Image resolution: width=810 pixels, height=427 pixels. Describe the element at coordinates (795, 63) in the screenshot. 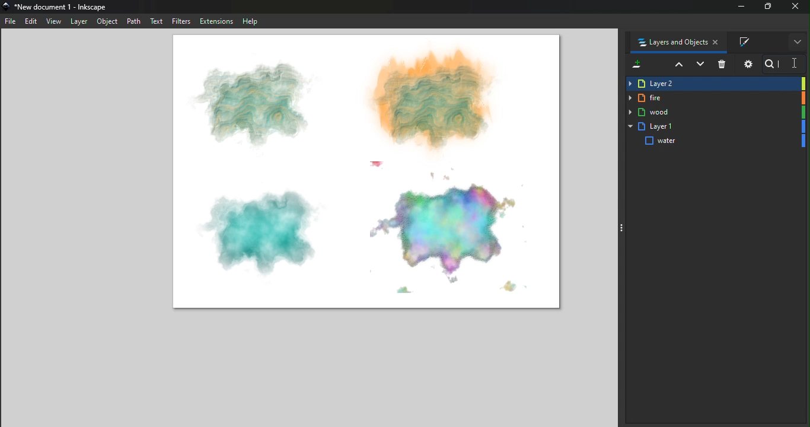

I see `cursor` at that location.